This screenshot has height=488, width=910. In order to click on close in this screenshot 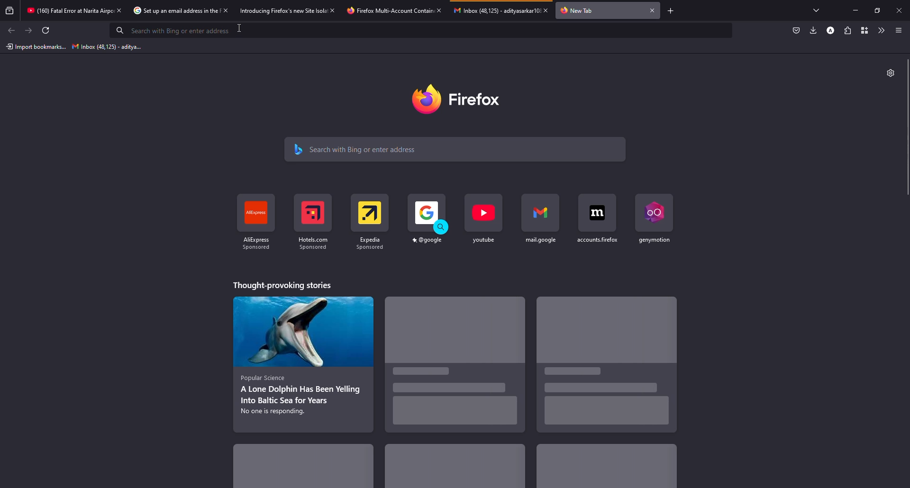, I will do `click(652, 10)`.